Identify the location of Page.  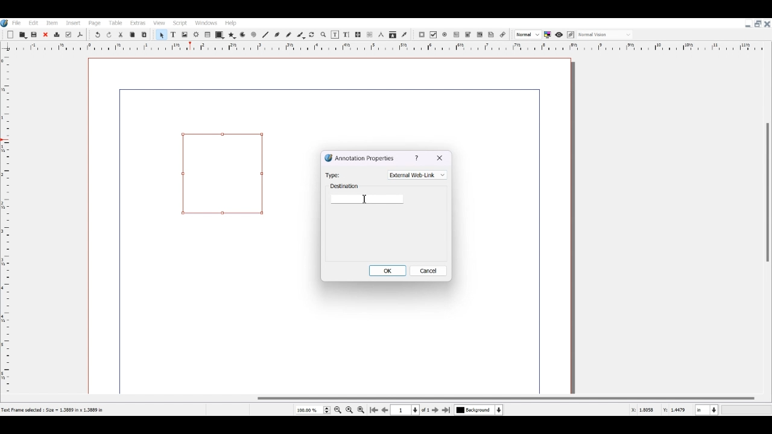
(95, 23).